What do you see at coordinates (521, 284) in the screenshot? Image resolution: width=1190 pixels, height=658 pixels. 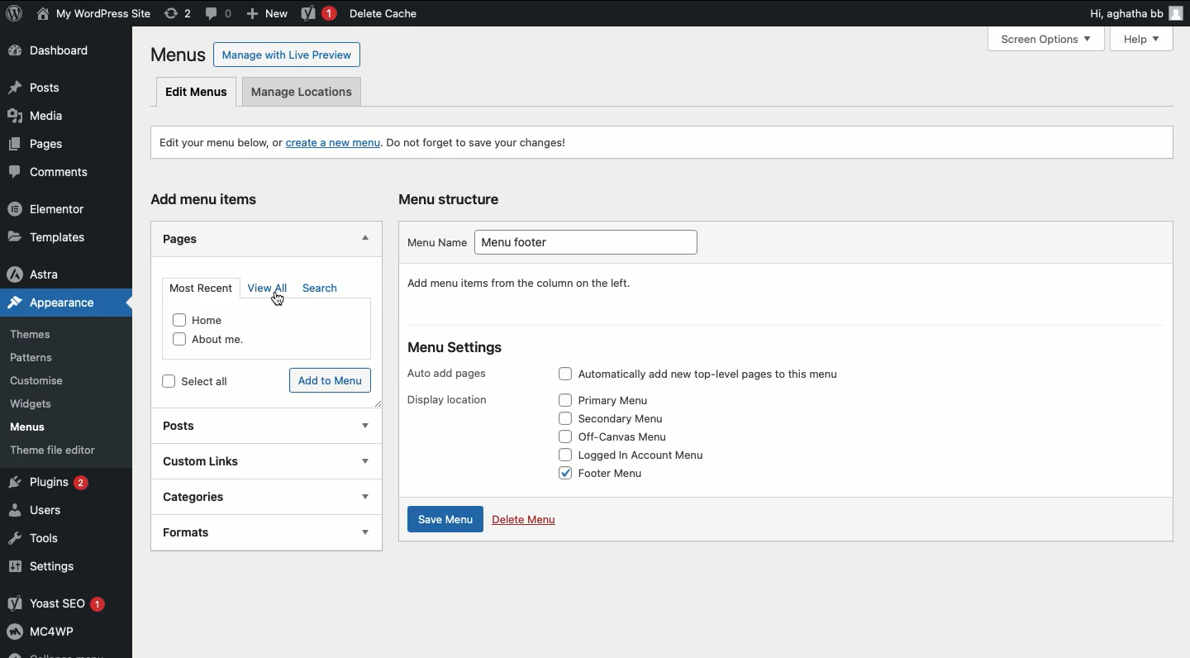 I see `Add menu items from the column on the left` at bounding box center [521, 284].